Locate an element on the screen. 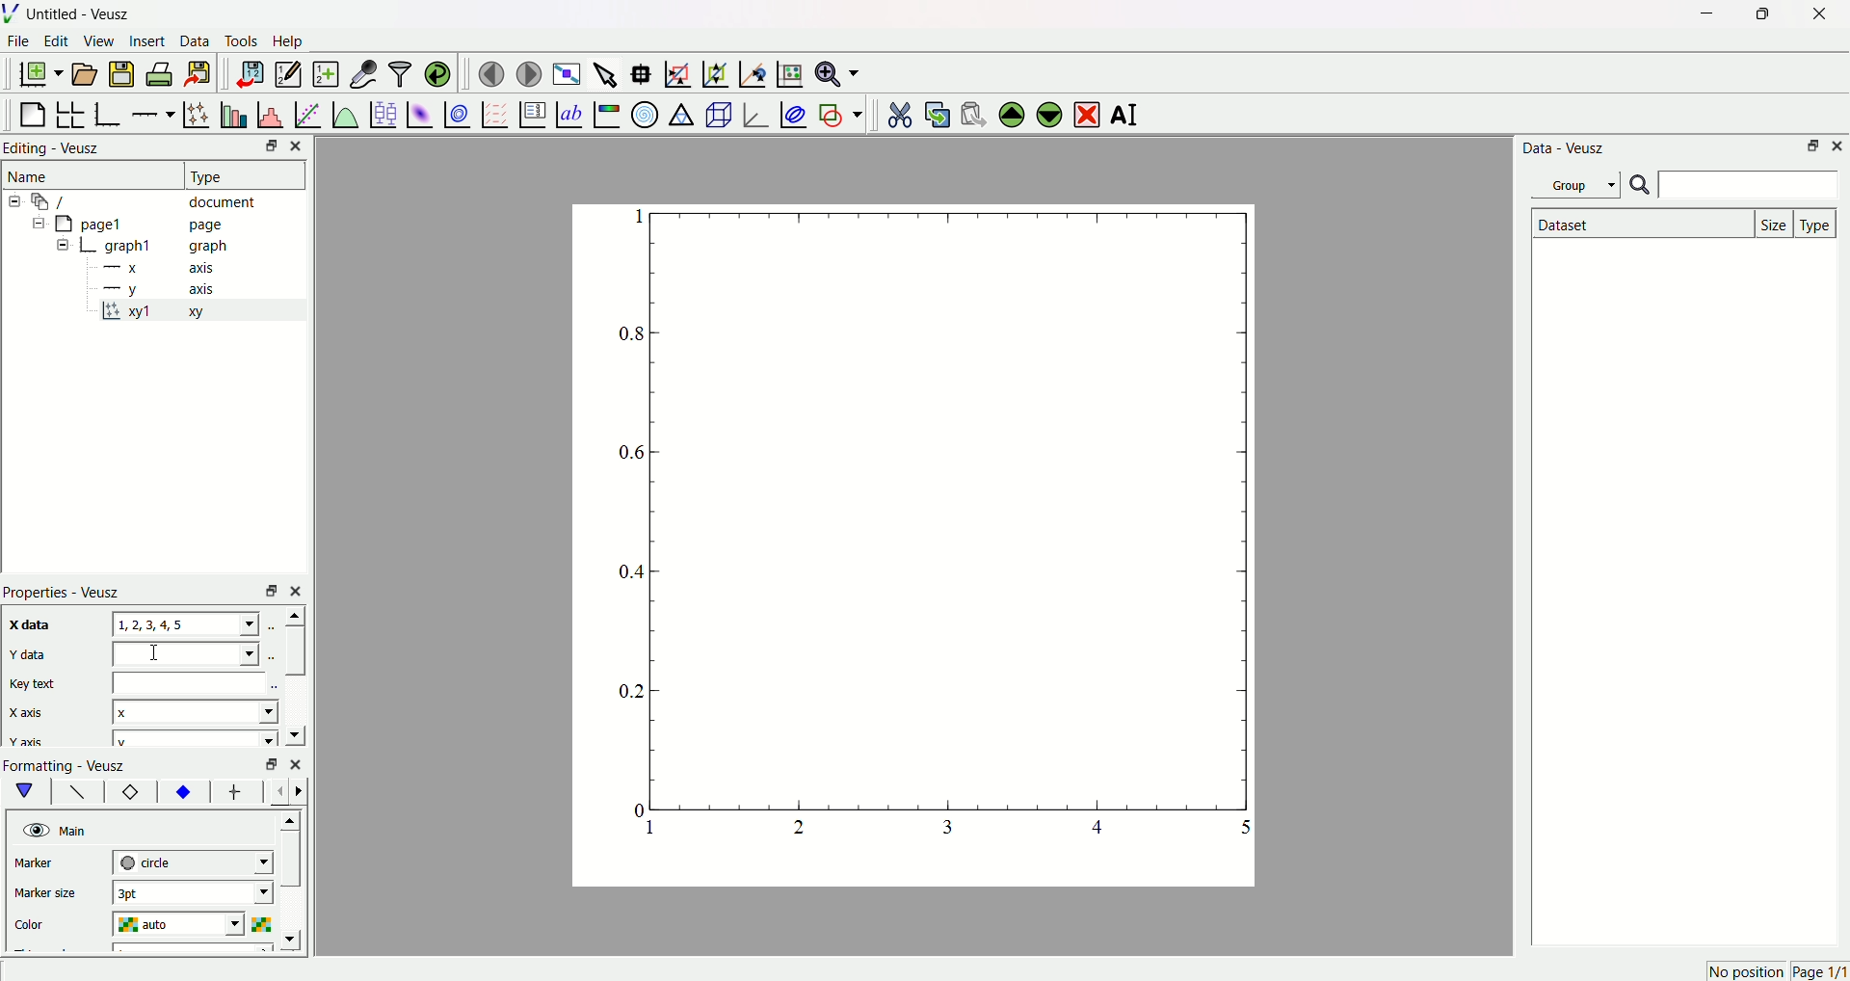 Image resolution: width=1850 pixels, height=981 pixels. move down is located at coordinates (295, 940).